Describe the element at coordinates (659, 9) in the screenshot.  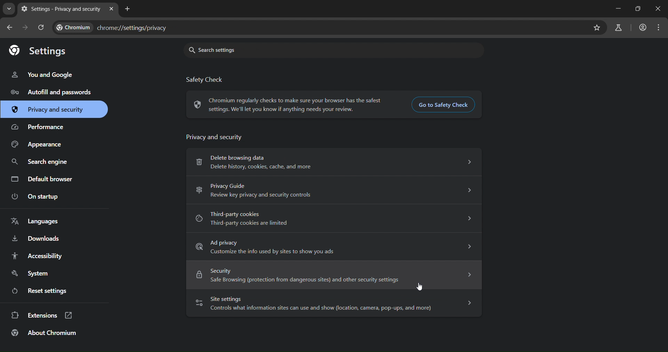
I see `close` at that location.